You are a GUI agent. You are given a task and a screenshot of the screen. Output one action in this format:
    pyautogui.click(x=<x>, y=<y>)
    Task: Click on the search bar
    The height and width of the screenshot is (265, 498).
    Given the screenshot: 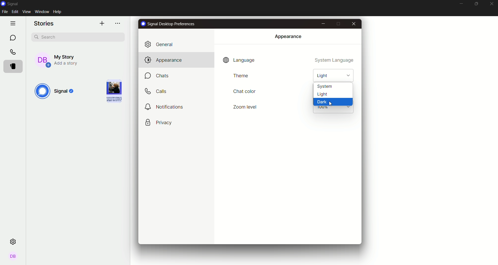 What is the action you would take?
    pyautogui.click(x=79, y=36)
    